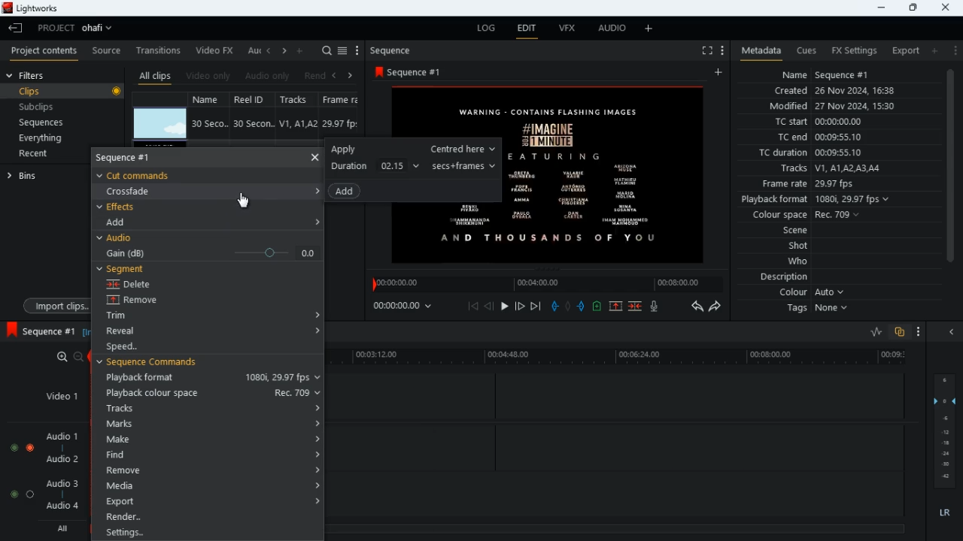  What do you see at coordinates (351, 75) in the screenshot?
I see `right` at bounding box center [351, 75].